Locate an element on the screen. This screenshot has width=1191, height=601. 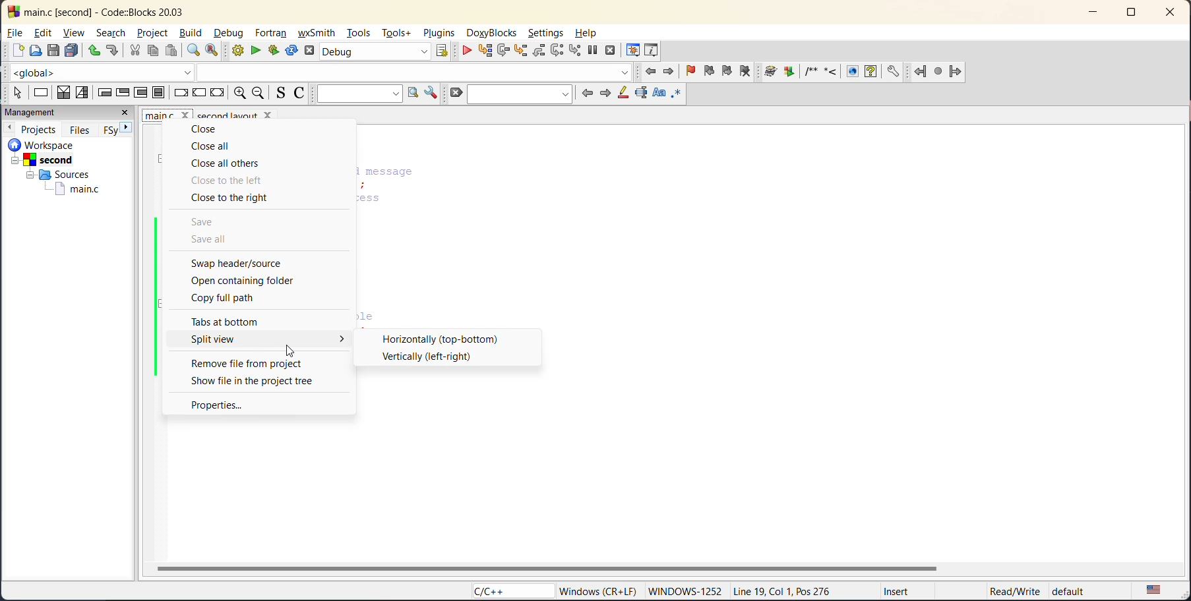
last jump is located at coordinates (939, 69).